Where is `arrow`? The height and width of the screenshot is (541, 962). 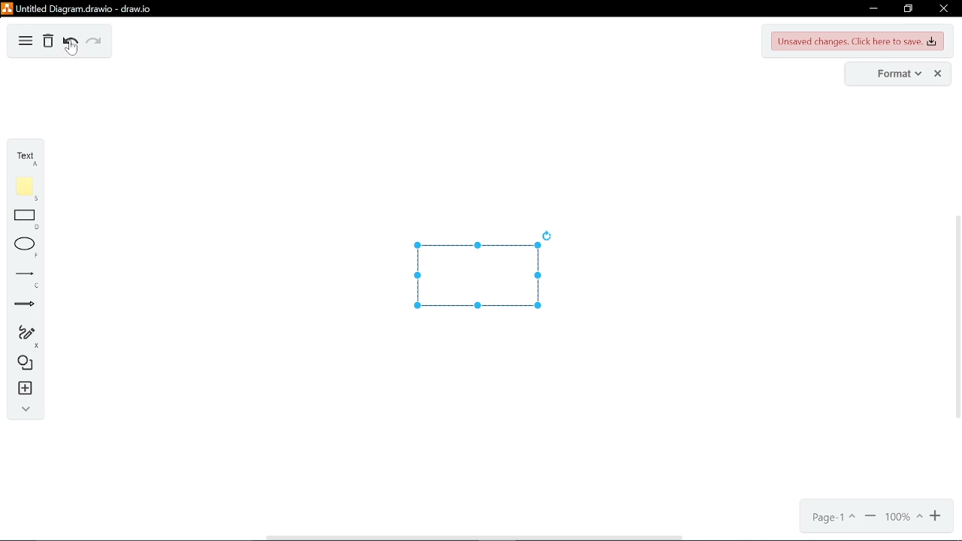 arrow is located at coordinates (29, 307).